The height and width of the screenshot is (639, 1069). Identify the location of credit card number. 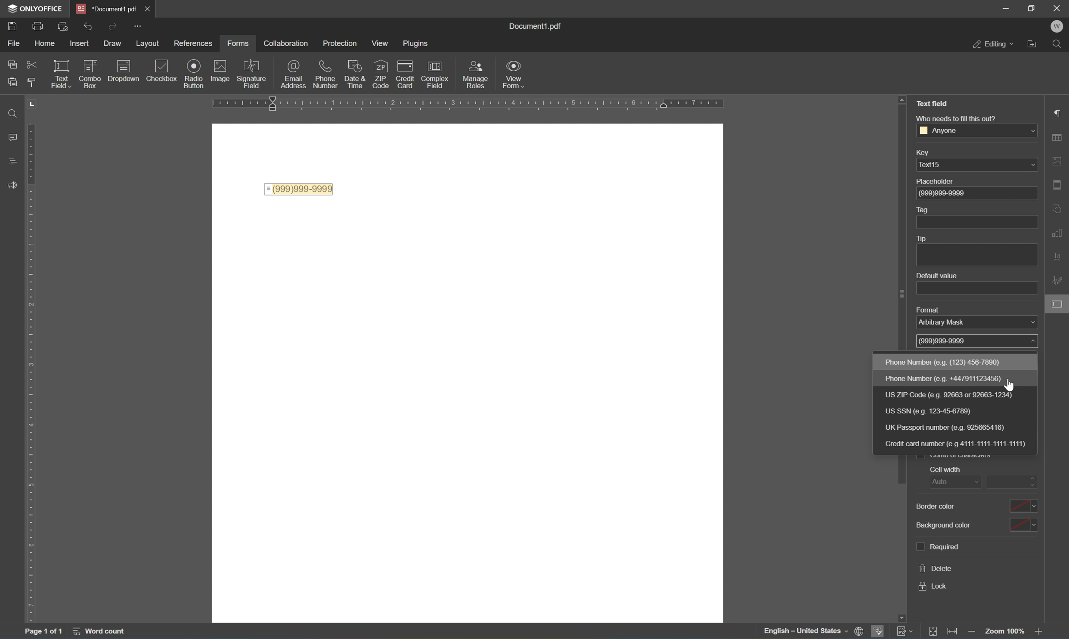
(959, 444).